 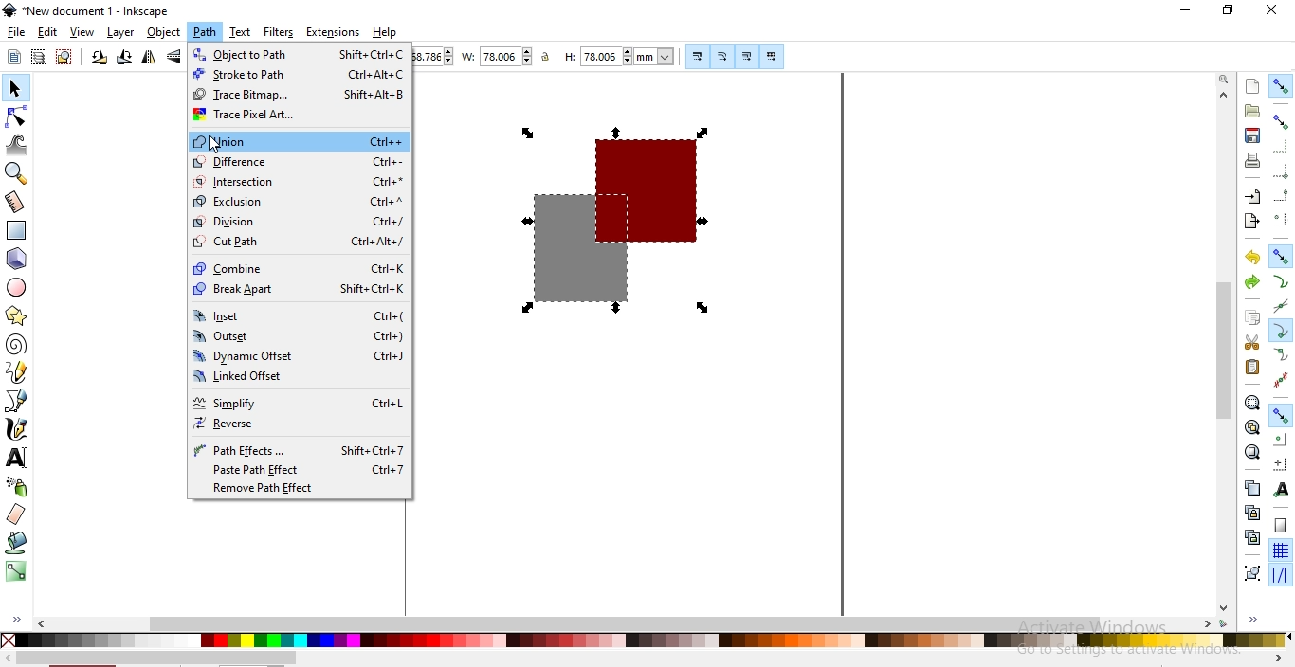 What do you see at coordinates (1251, 574) in the screenshot?
I see `group objects` at bounding box center [1251, 574].